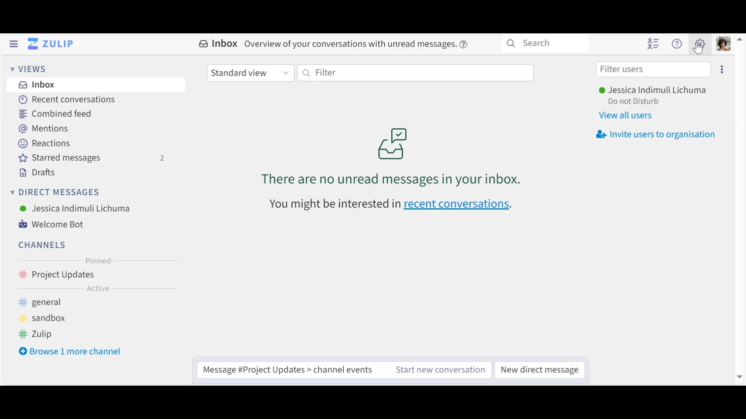  Describe the element at coordinates (722, 69) in the screenshot. I see `Invite users to organization` at that location.